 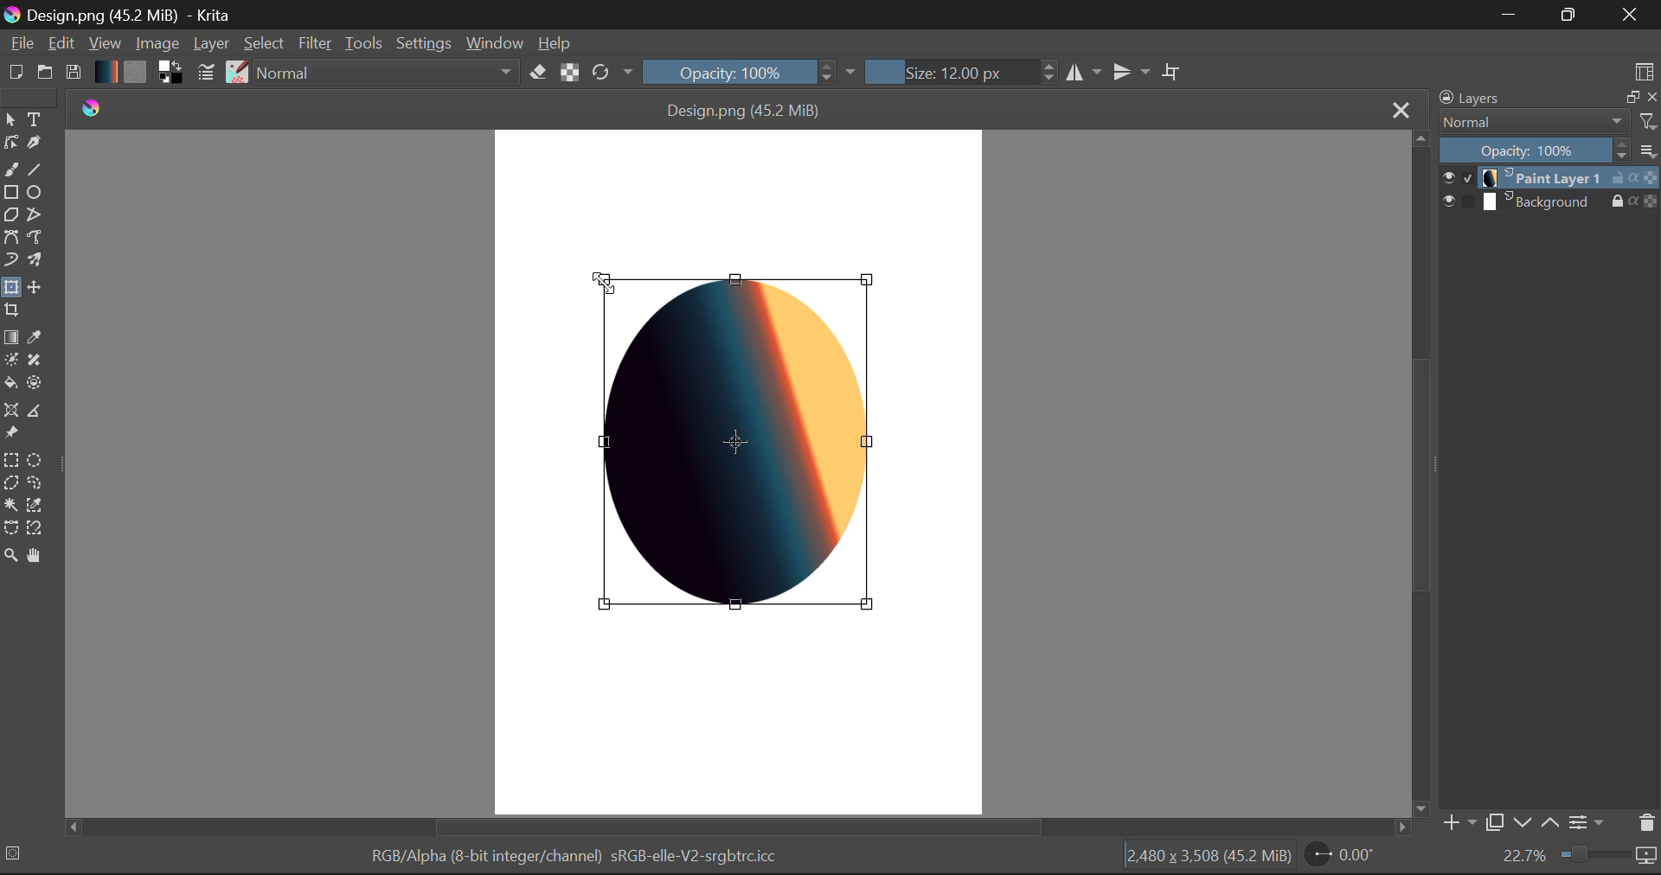 What do you see at coordinates (422, 42) in the screenshot?
I see `Settings` at bounding box center [422, 42].